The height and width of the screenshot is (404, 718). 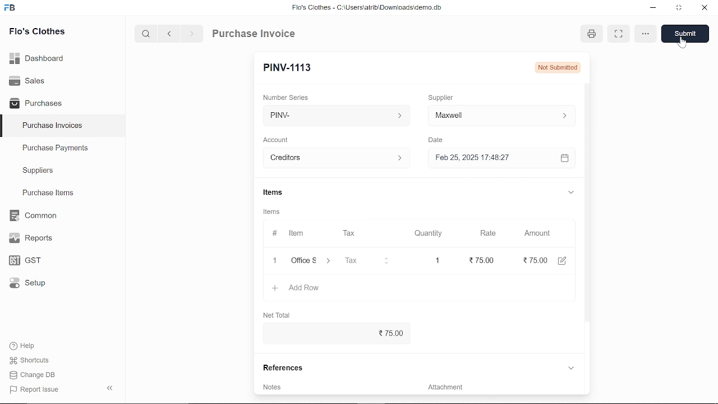 I want to click on Office supplies, so click(x=312, y=261).